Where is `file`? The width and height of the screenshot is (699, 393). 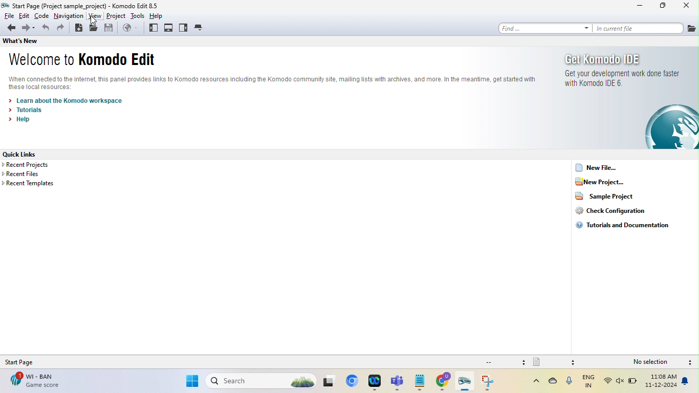
file is located at coordinates (8, 16).